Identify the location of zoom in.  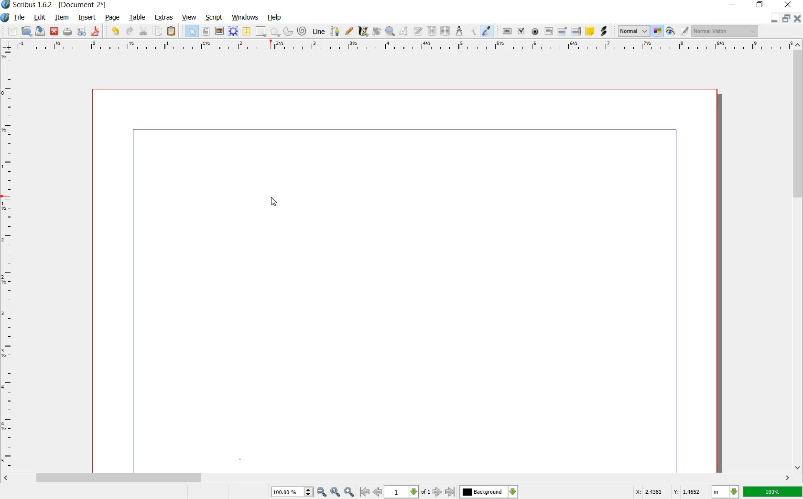
(349, 492).